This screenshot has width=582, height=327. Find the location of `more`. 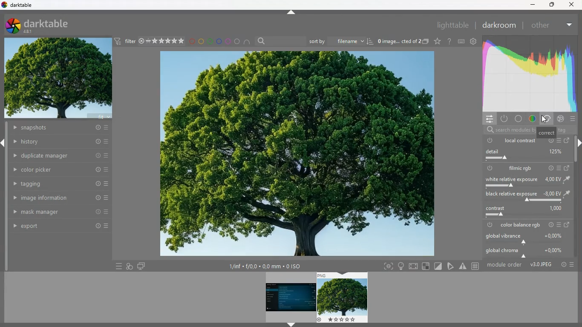

more is located at coordinates (570, 23).